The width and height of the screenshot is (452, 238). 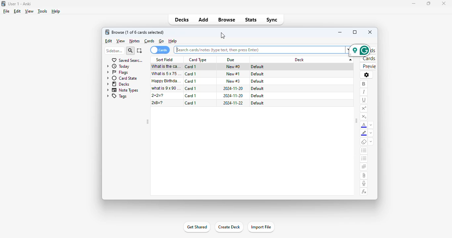 What do you see at coordinates (273, 20) in the screenshot?
I see `sync` at bounding box center [273, 20].